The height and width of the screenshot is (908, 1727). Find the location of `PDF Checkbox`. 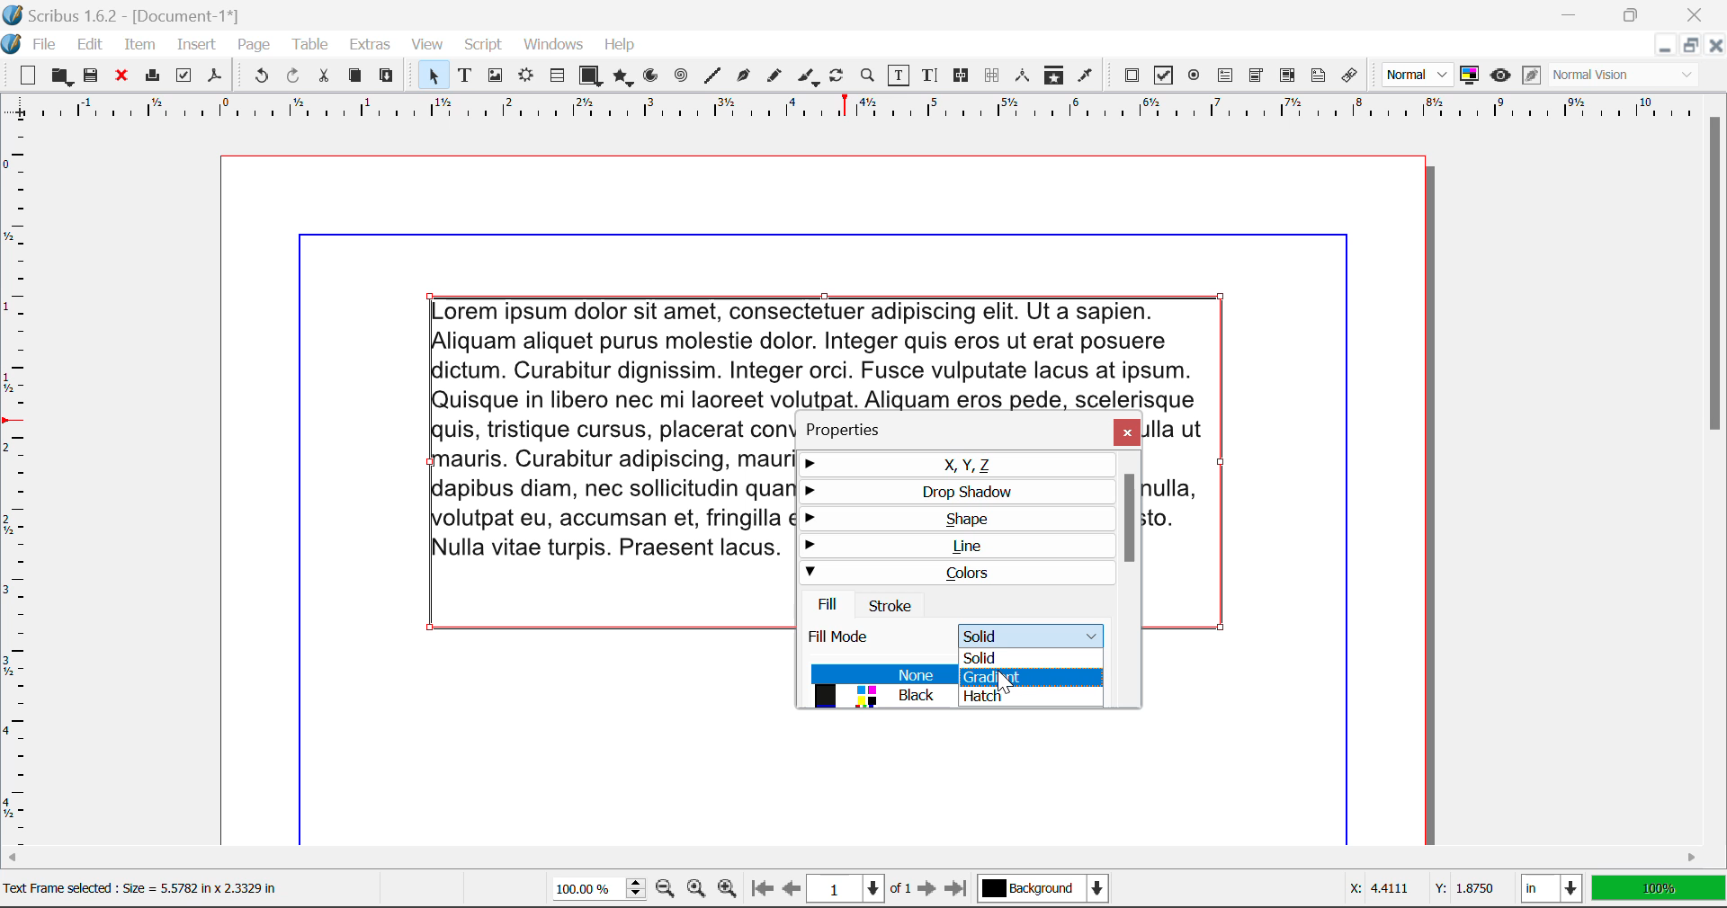

PDF Checkbox is located at coordinates (1162, 76).